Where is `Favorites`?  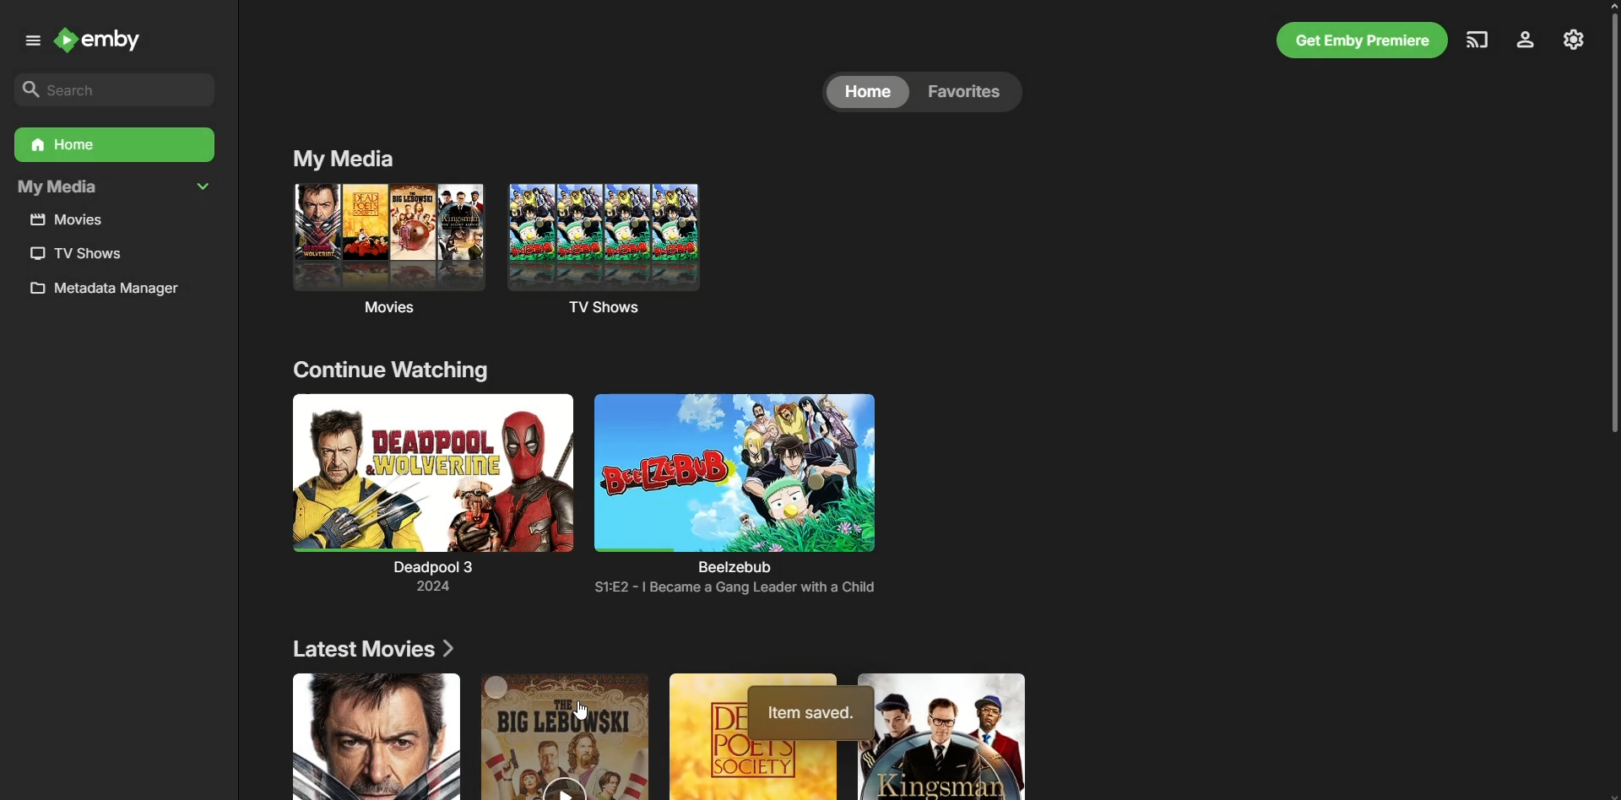 Favorites is located at coordinates (969, 92).